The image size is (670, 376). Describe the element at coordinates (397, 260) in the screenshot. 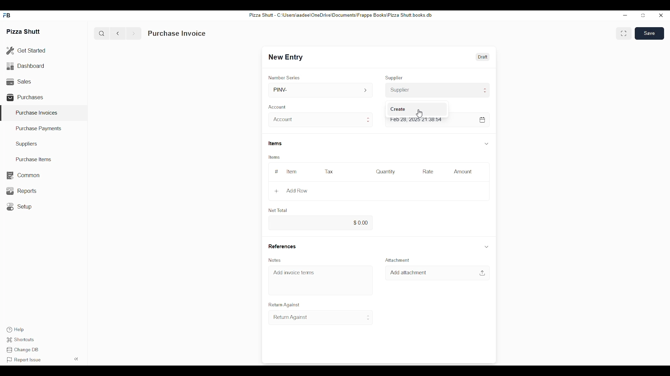

I see `Attachment` at that location.